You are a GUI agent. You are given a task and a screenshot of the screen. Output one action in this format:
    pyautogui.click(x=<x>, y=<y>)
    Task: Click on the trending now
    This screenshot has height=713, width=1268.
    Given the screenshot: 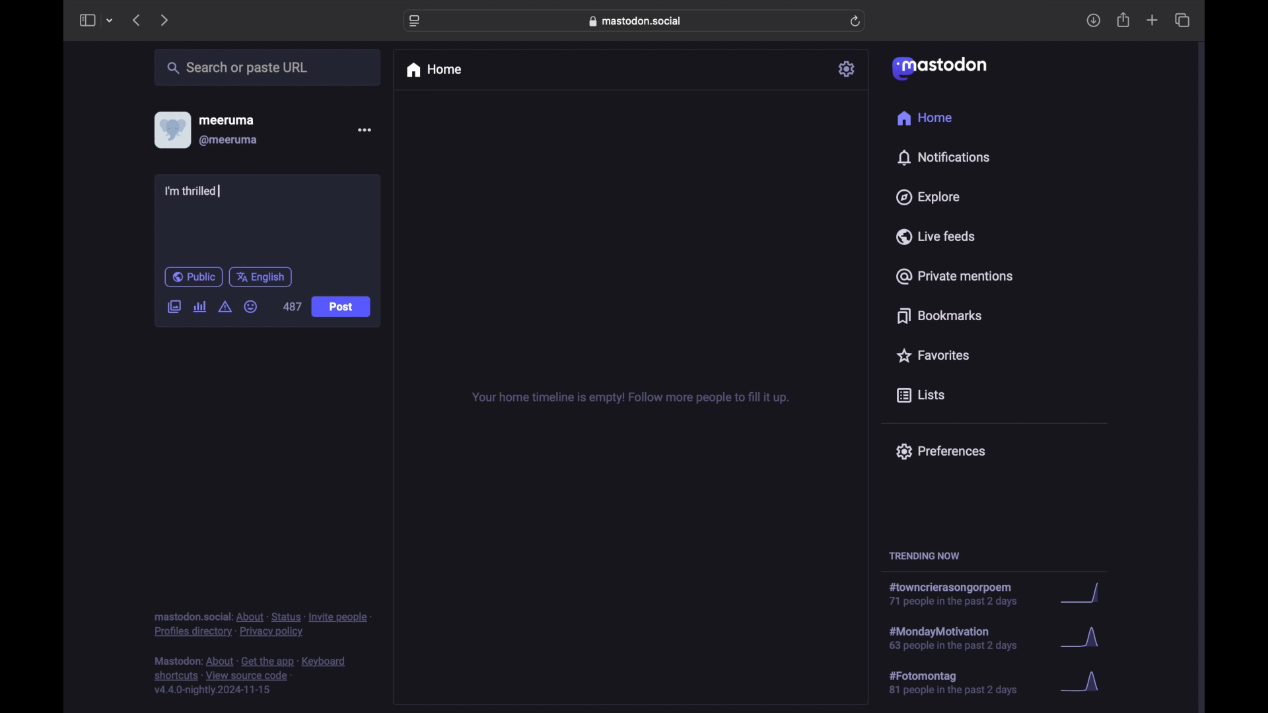 What is the action you would take?
    pyautogui.click(x=924, y=556)
    